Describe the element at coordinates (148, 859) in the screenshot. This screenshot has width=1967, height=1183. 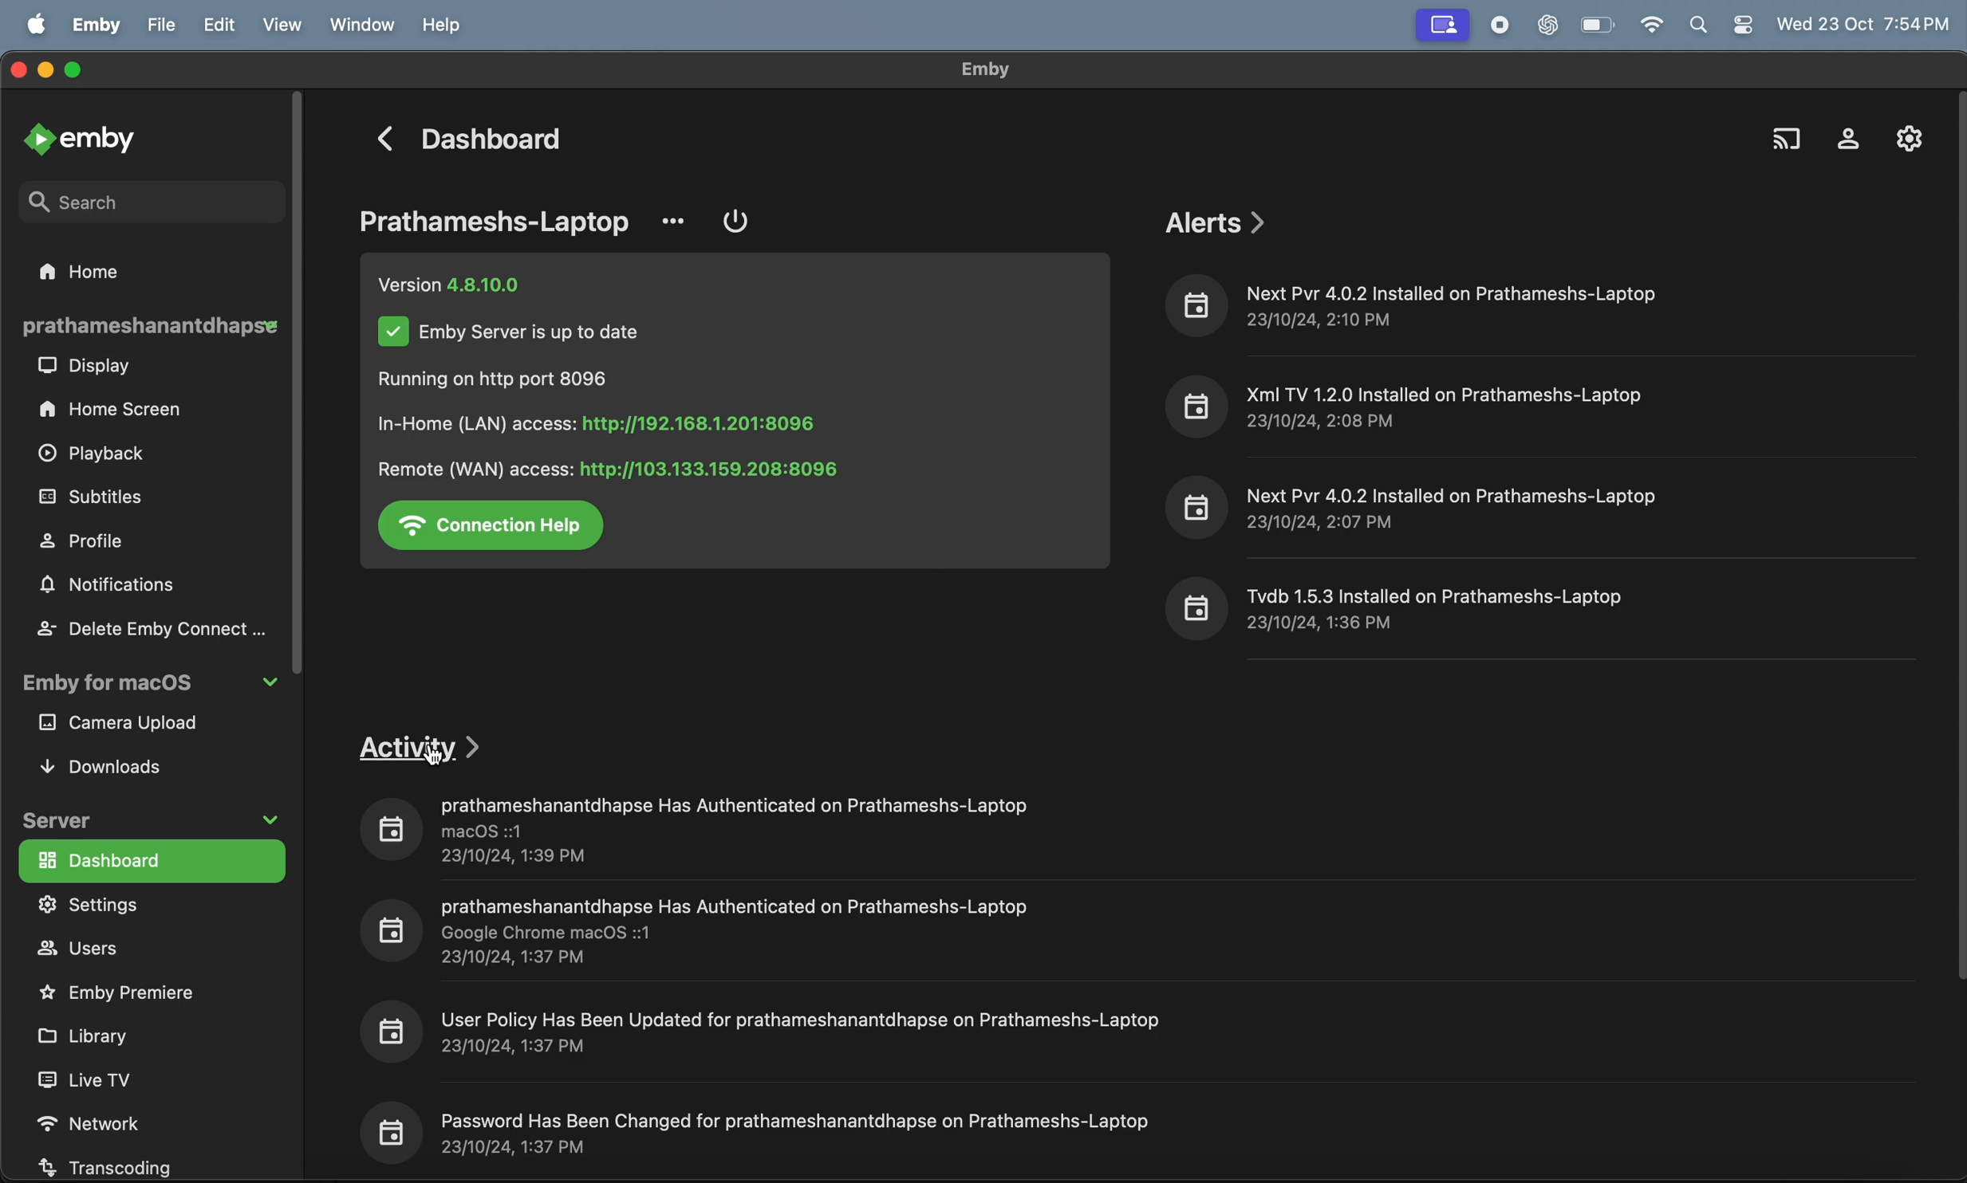
I see `dashboards` at that location.